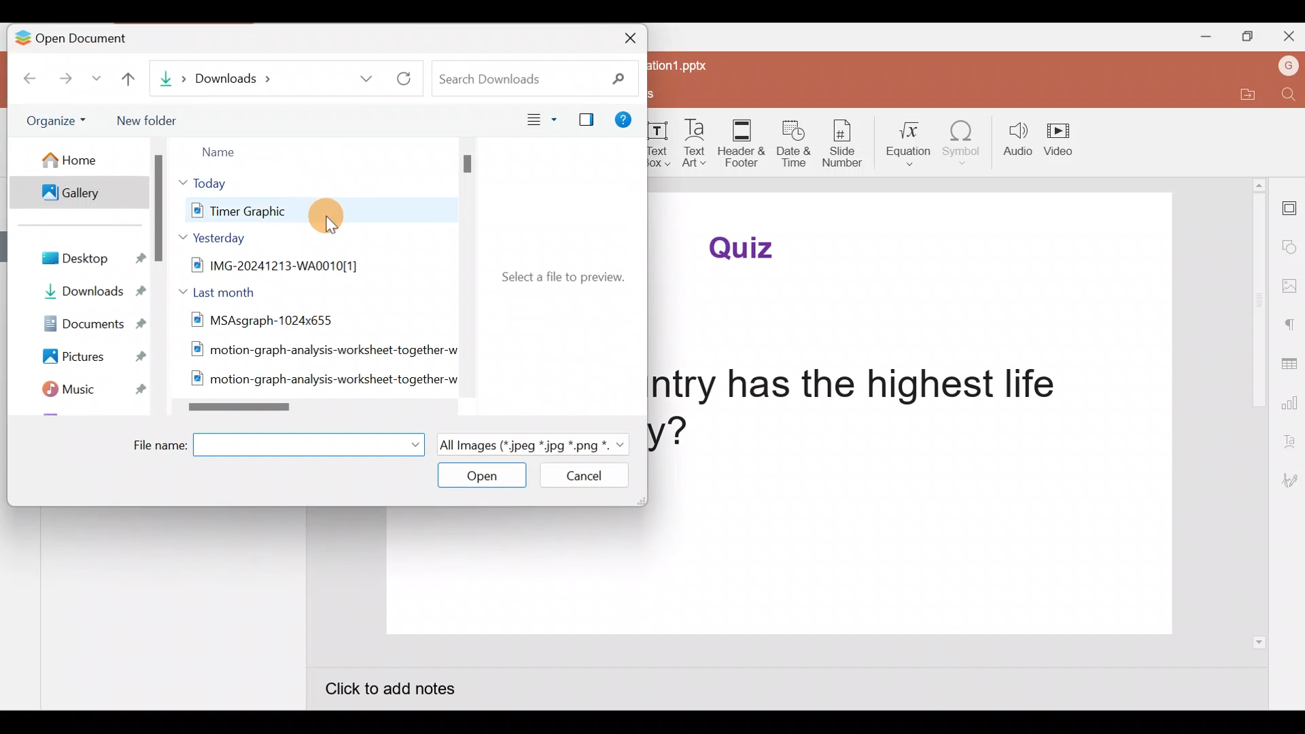 The width and height of the screenshot is (1305, 734). I want to click on Scroll bar, so click(462, 275).